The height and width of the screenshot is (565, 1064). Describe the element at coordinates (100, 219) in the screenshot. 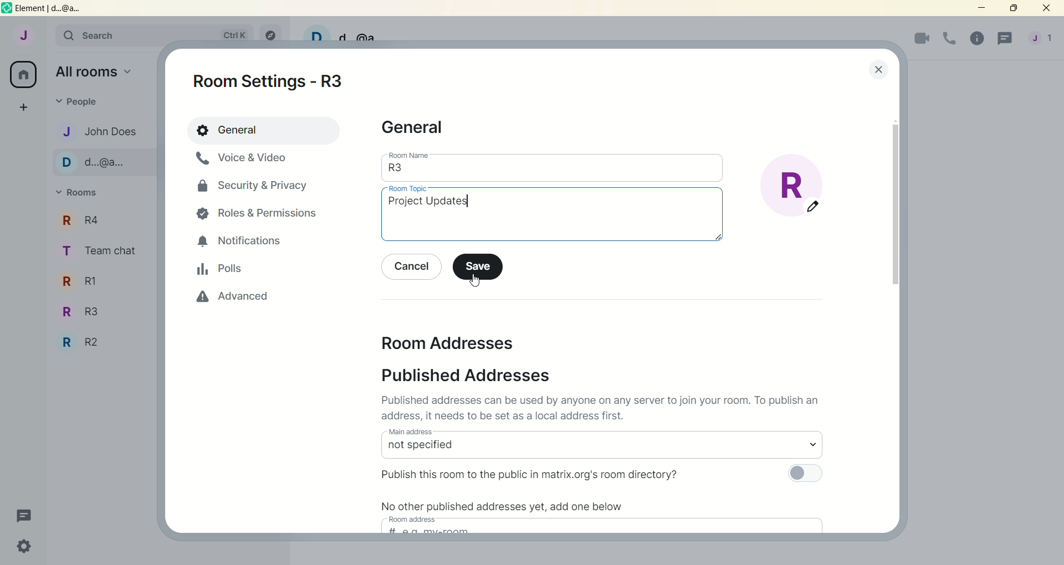

I see `r4` at that location.